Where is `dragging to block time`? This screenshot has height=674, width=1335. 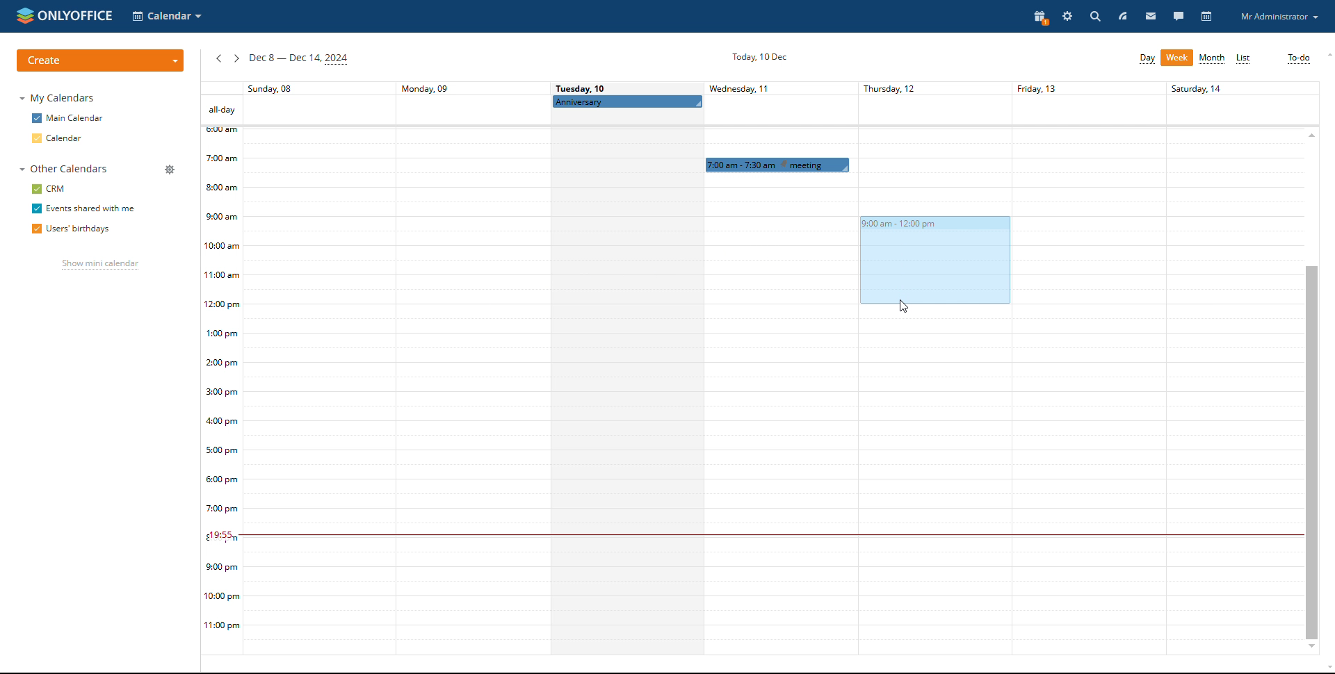
dragging to block time is located at coordinates (931, 260).